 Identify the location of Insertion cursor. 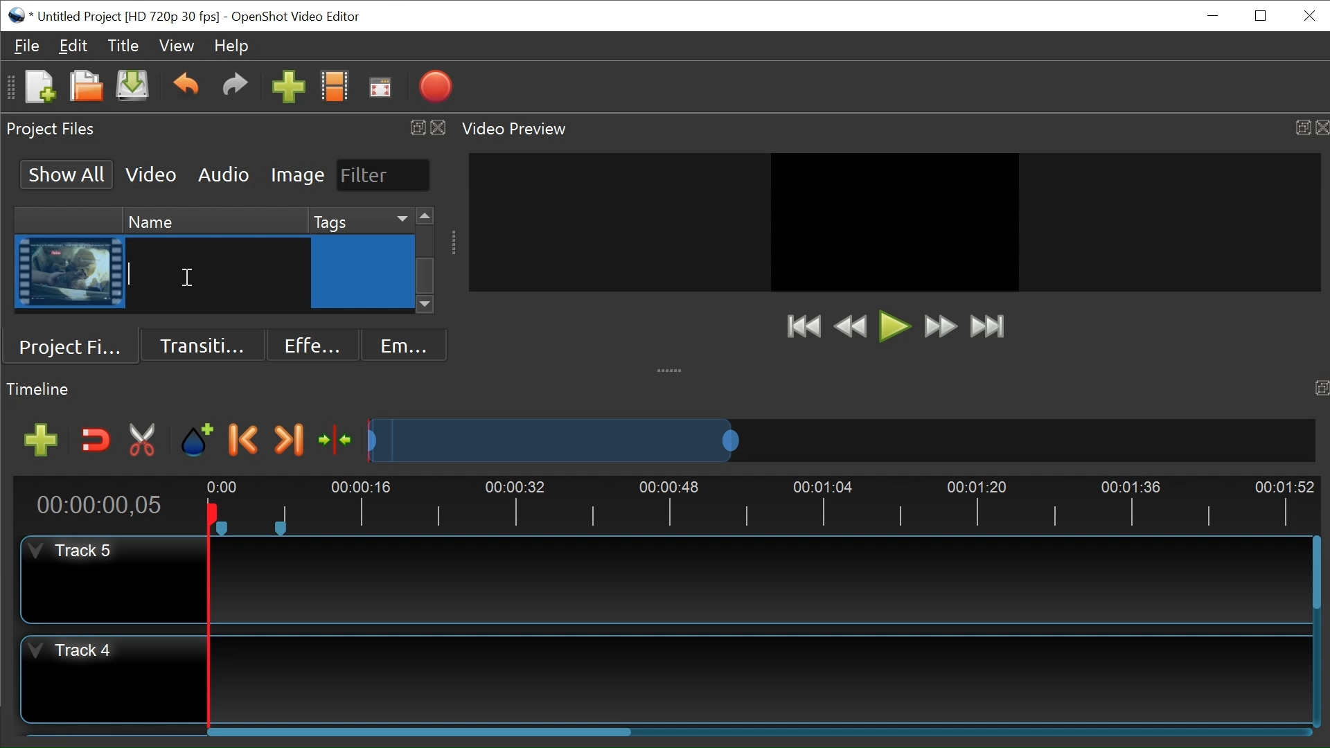
(186, 278).